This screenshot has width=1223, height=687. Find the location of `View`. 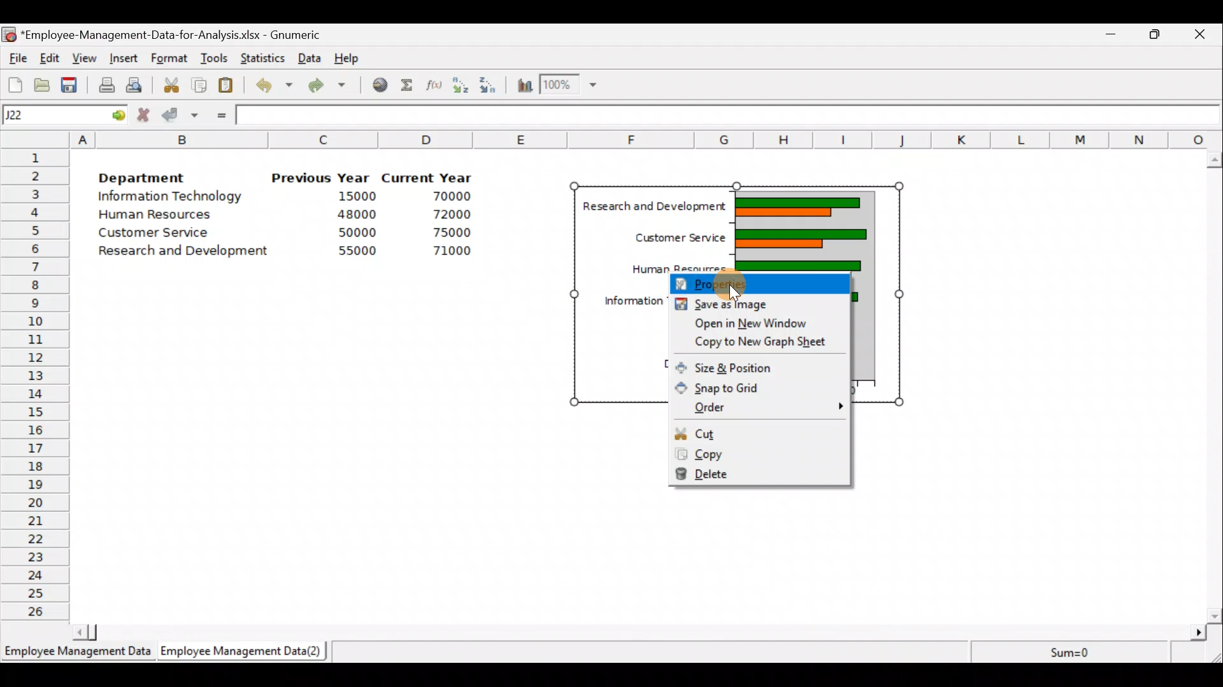

View is located at coordinates (85, 57).